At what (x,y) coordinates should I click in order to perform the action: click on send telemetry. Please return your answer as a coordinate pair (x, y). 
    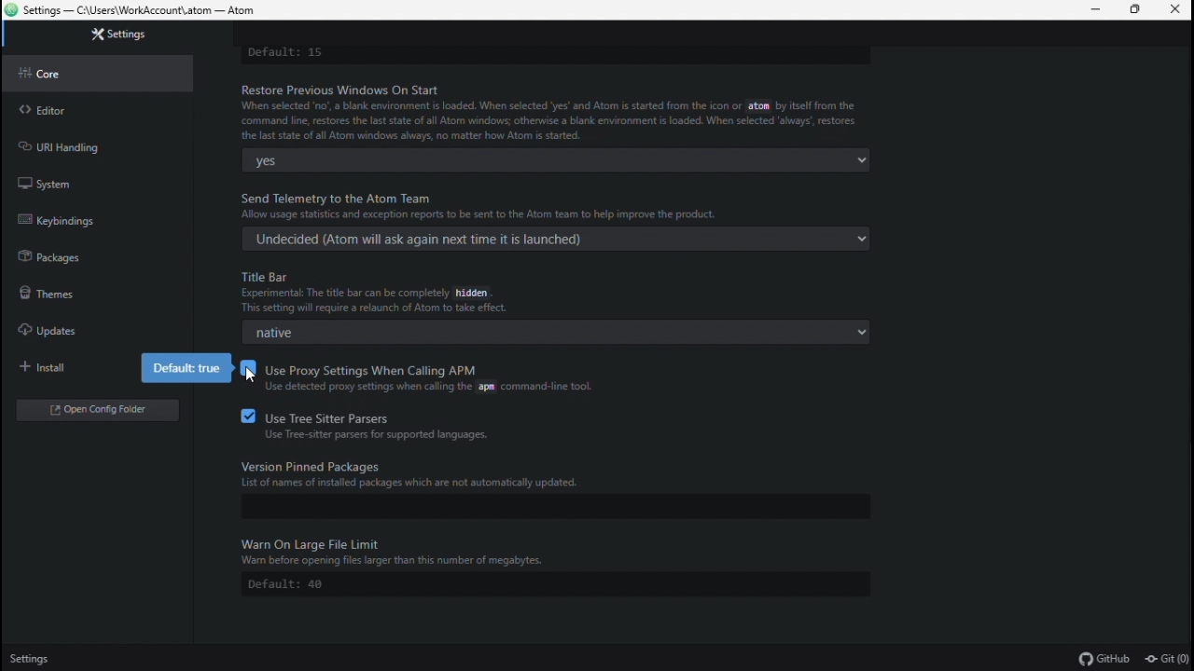
    Looking at the image, I should click on (562, 205).